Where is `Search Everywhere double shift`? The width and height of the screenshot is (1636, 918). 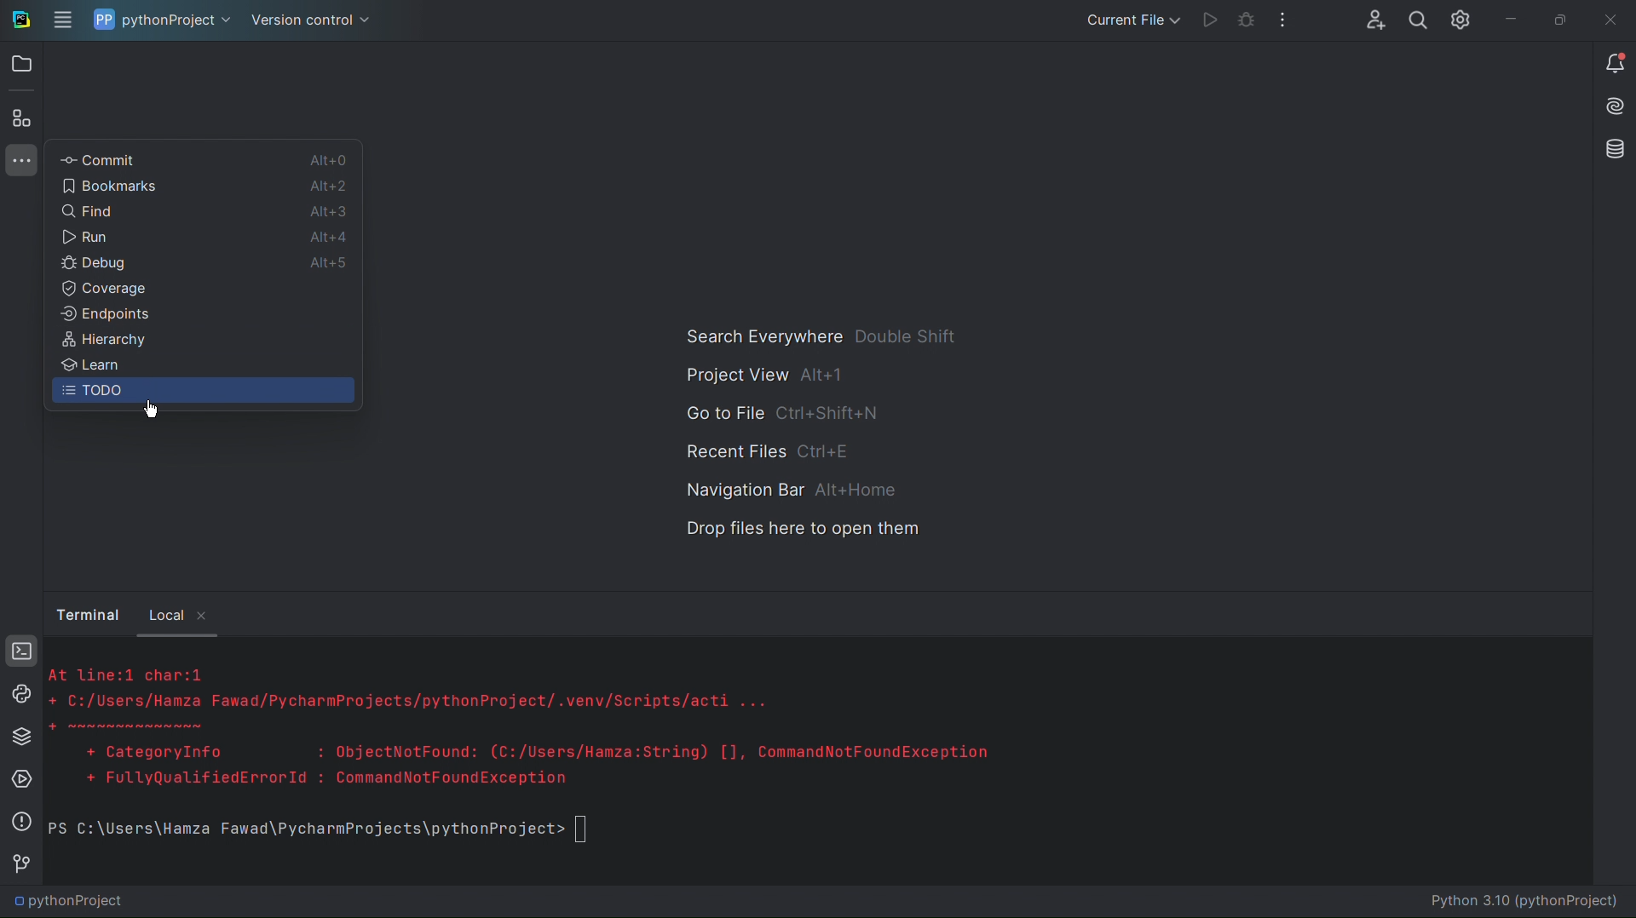
Search Everywhere double shift is located at coordinates (816, 336).